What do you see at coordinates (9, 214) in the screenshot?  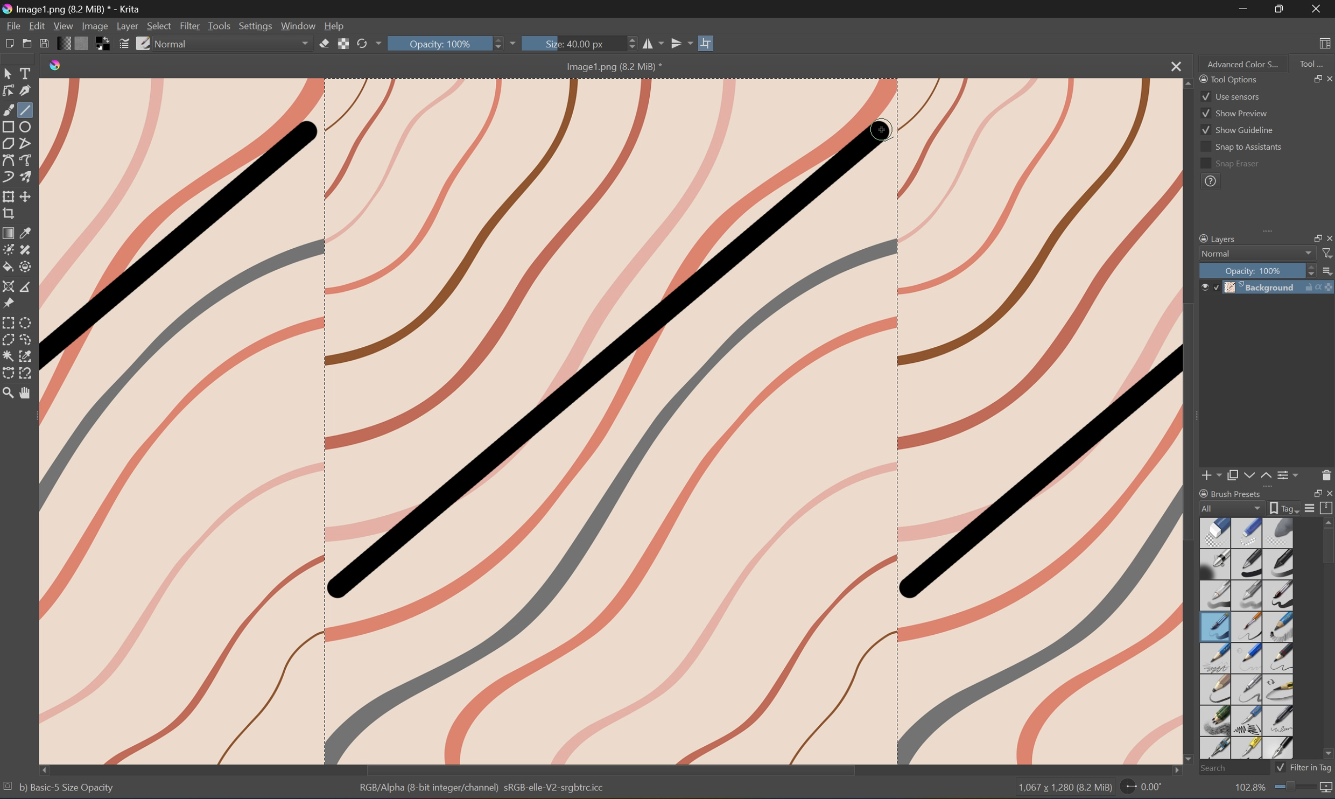 I see `Crop the image to an area` at bounding box center [9, 214].